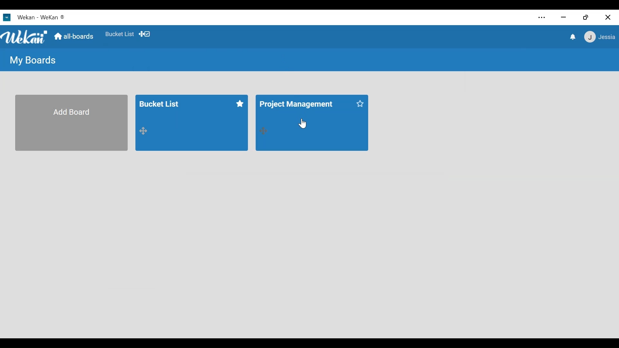 The height and width of the screenshot is (348, 619). I want to click on minimize, so click(564, 17).